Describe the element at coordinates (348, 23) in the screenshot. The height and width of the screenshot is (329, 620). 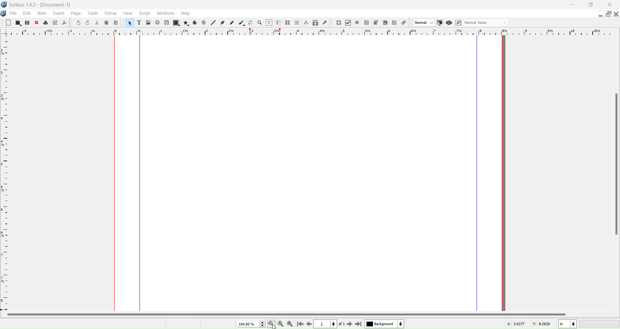
I see `PDF Check Box` at that location.